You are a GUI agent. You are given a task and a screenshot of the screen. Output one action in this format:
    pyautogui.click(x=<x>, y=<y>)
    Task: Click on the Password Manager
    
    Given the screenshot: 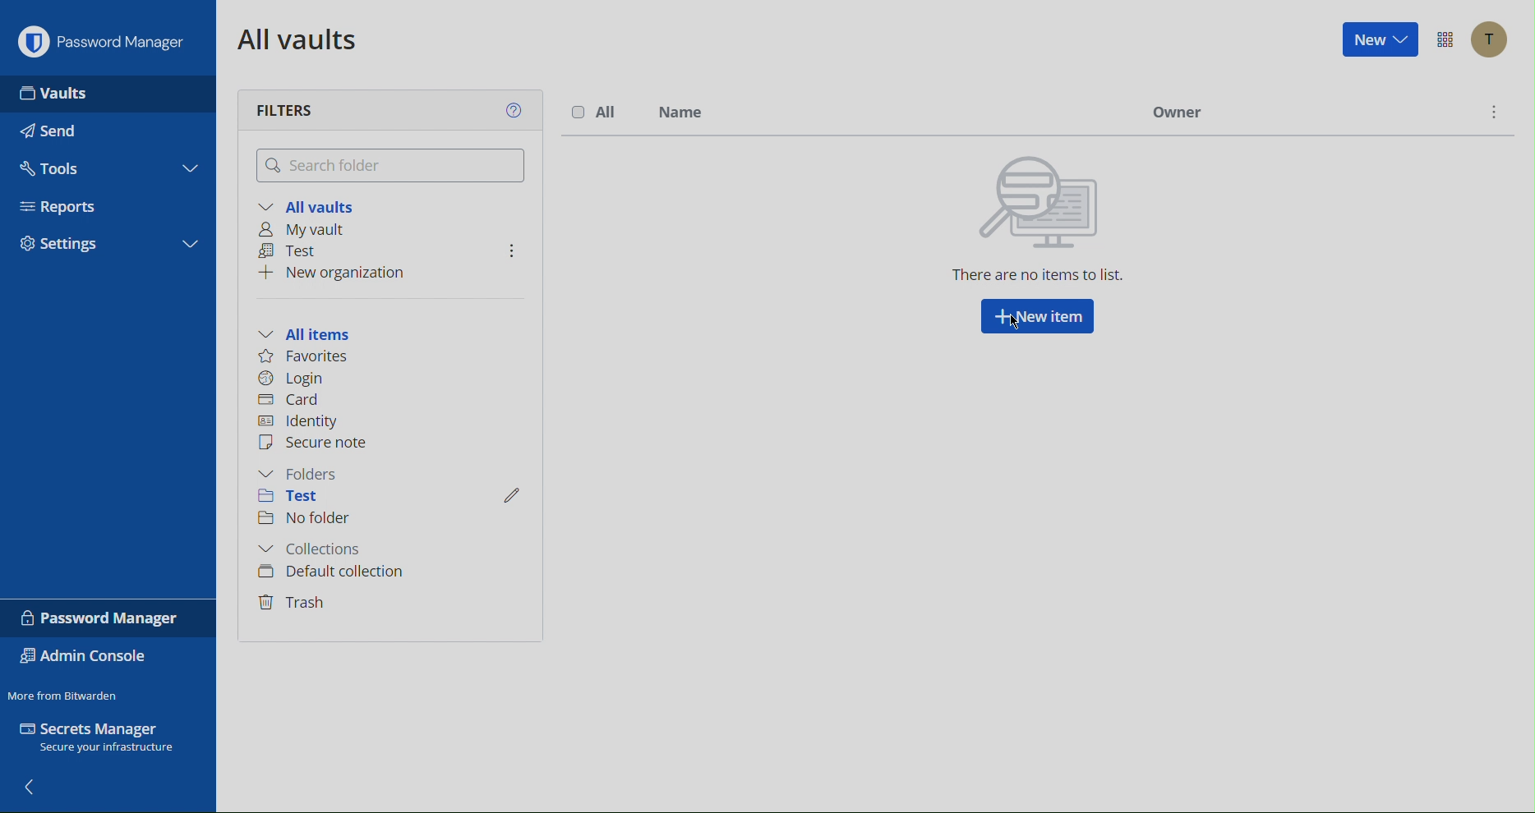 What is the action you would take?
    pyautogui.click(x=112, y=43)
    